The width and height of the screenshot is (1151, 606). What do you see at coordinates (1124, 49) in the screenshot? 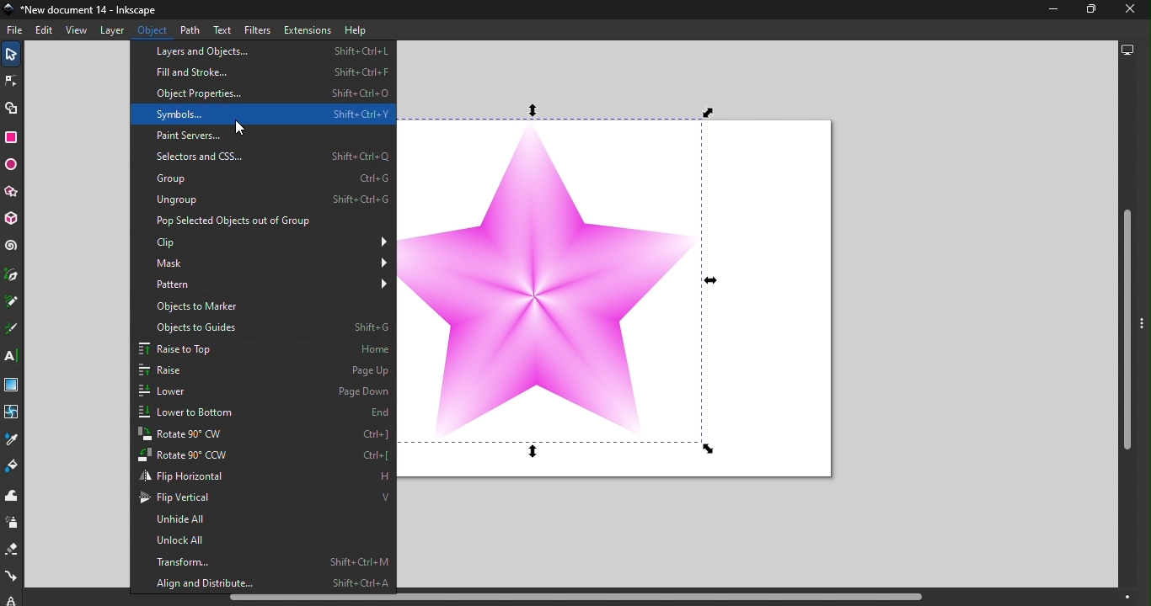
I see `Display options` at bounding box center [1124, 49].